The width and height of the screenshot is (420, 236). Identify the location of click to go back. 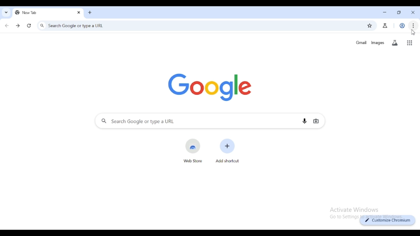
(7, 25).